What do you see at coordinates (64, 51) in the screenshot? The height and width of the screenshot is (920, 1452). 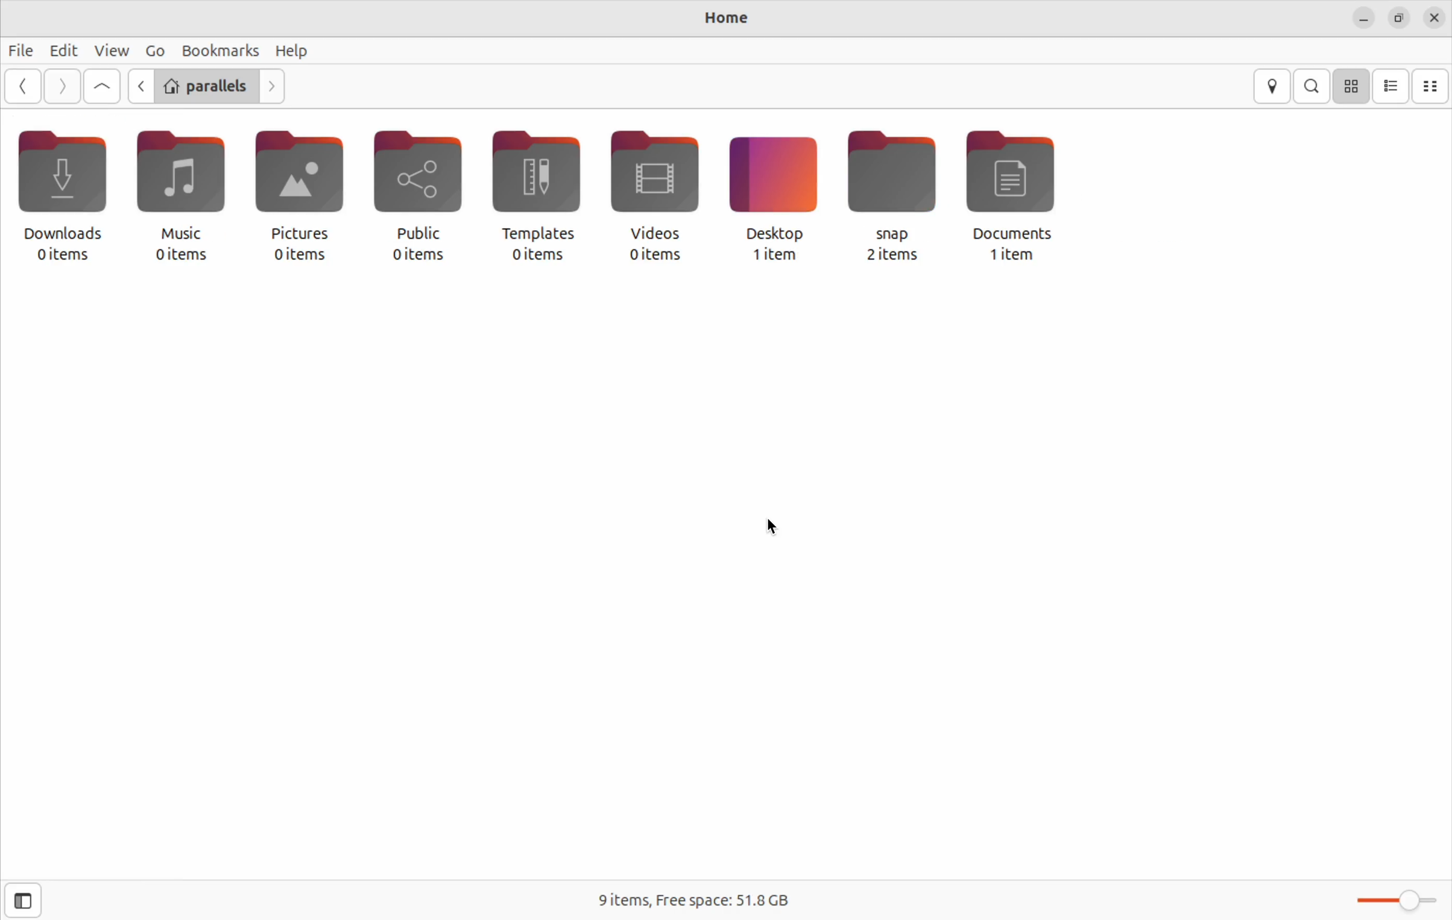 I see `Edit` at bounding box center [64, 51].